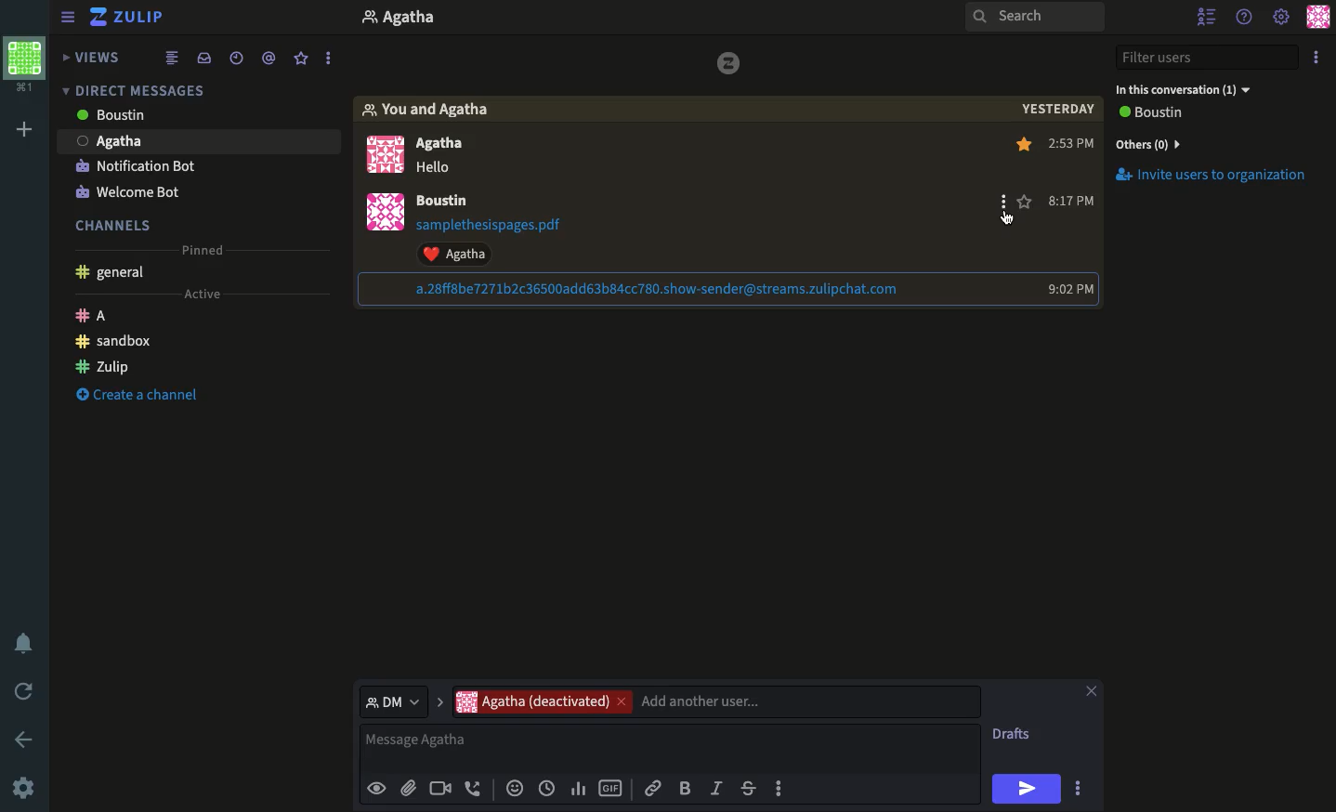 This screenshot has width=1336, height=812. Describe the element at coordinates (115, 342) in the screenshot. I see `Sandbox` at that location.